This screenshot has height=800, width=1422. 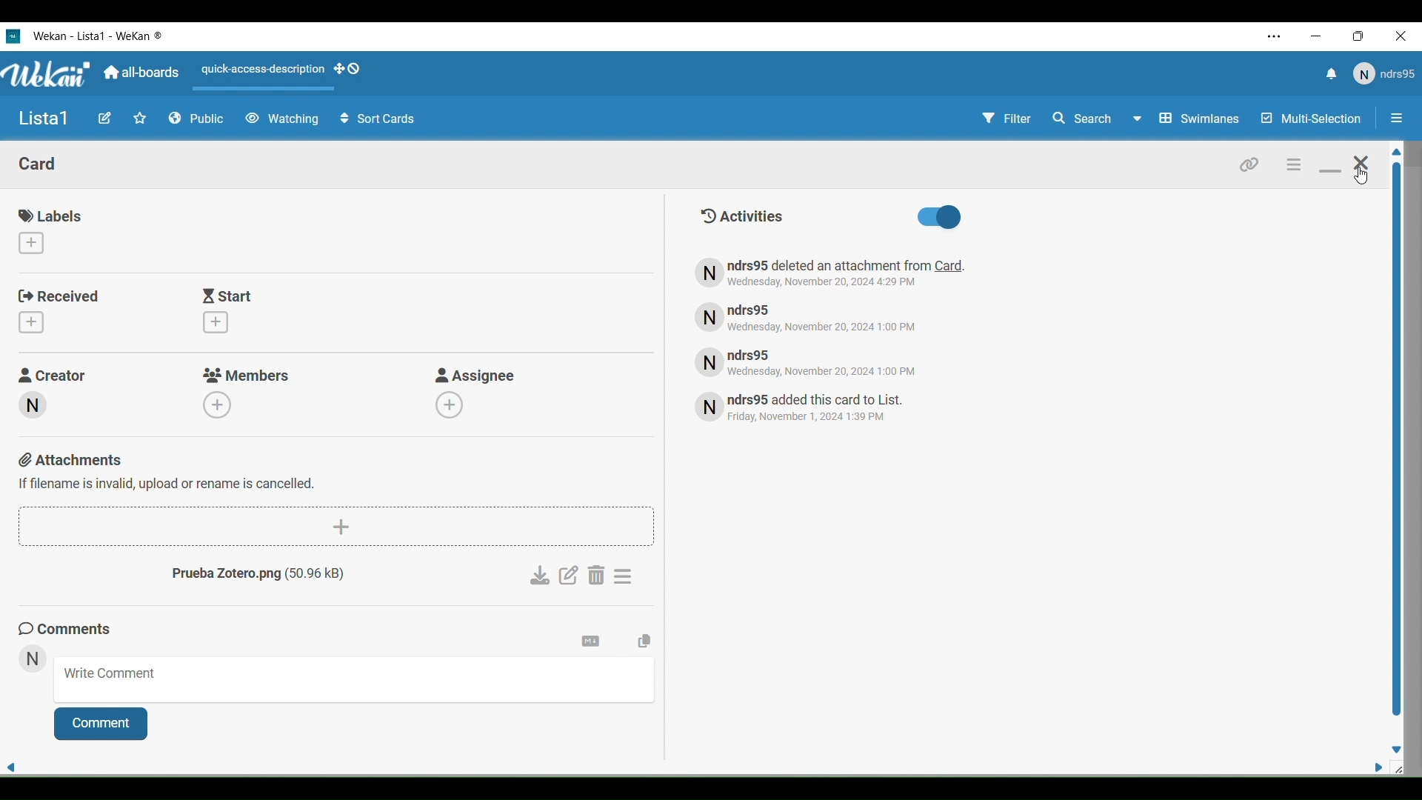 I want to click on Edit, so click(x=104, y=119).